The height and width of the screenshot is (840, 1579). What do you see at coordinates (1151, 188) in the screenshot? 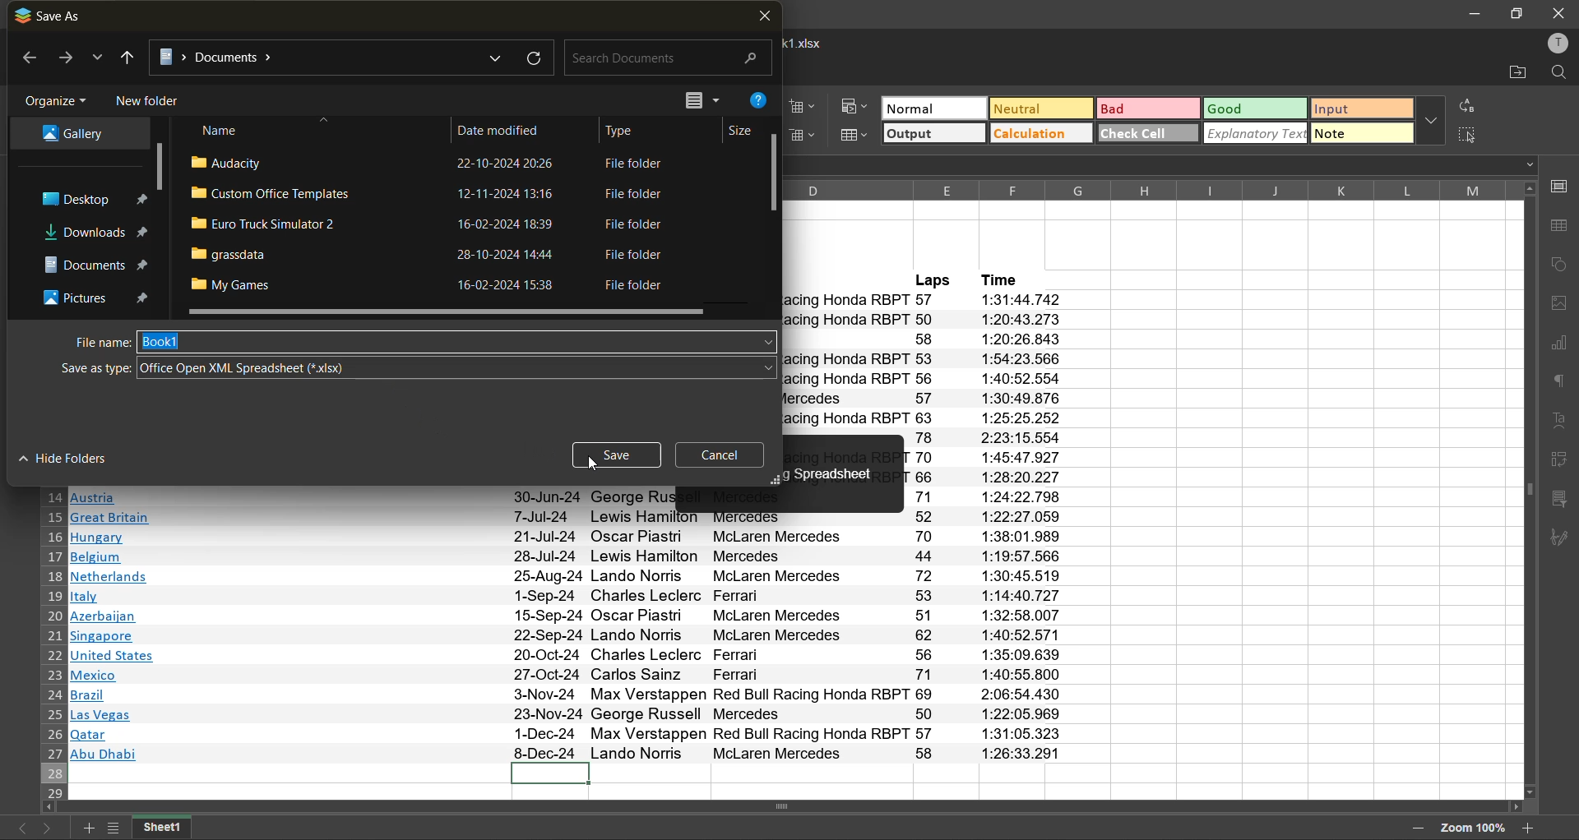
I see `column names` at bounding box center [1151, 188].